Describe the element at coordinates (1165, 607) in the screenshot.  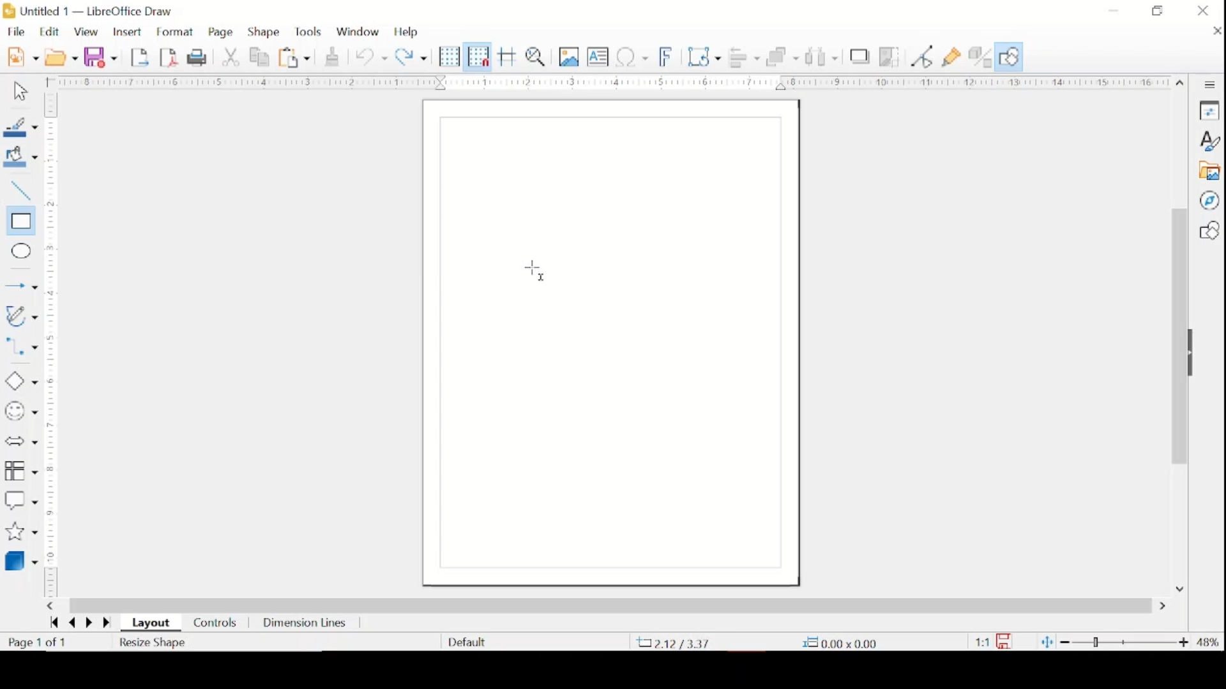
I see `scroll right arrow` at that location.